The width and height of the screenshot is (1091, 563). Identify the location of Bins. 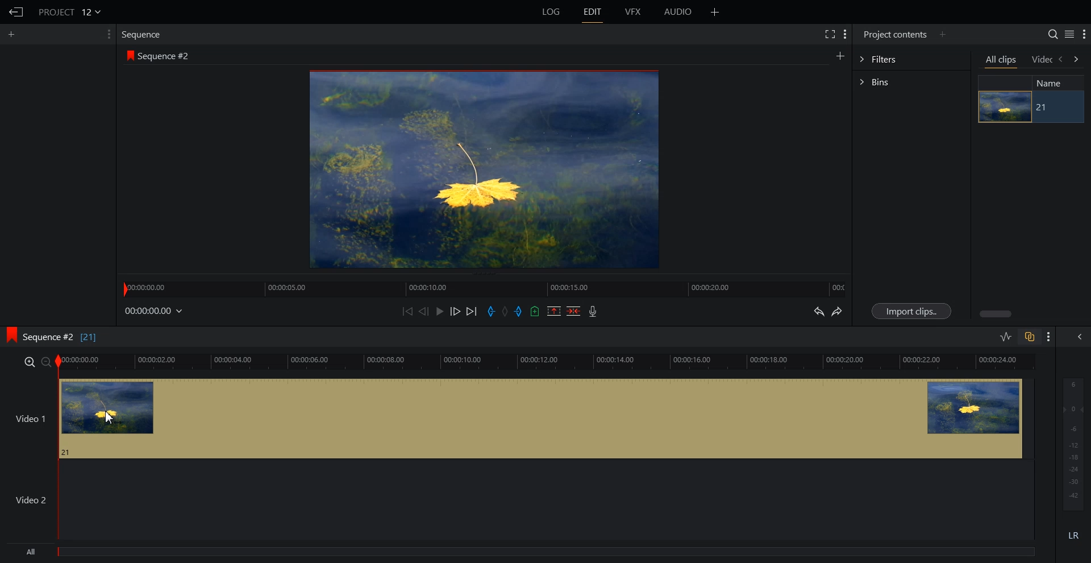
(911, 81).